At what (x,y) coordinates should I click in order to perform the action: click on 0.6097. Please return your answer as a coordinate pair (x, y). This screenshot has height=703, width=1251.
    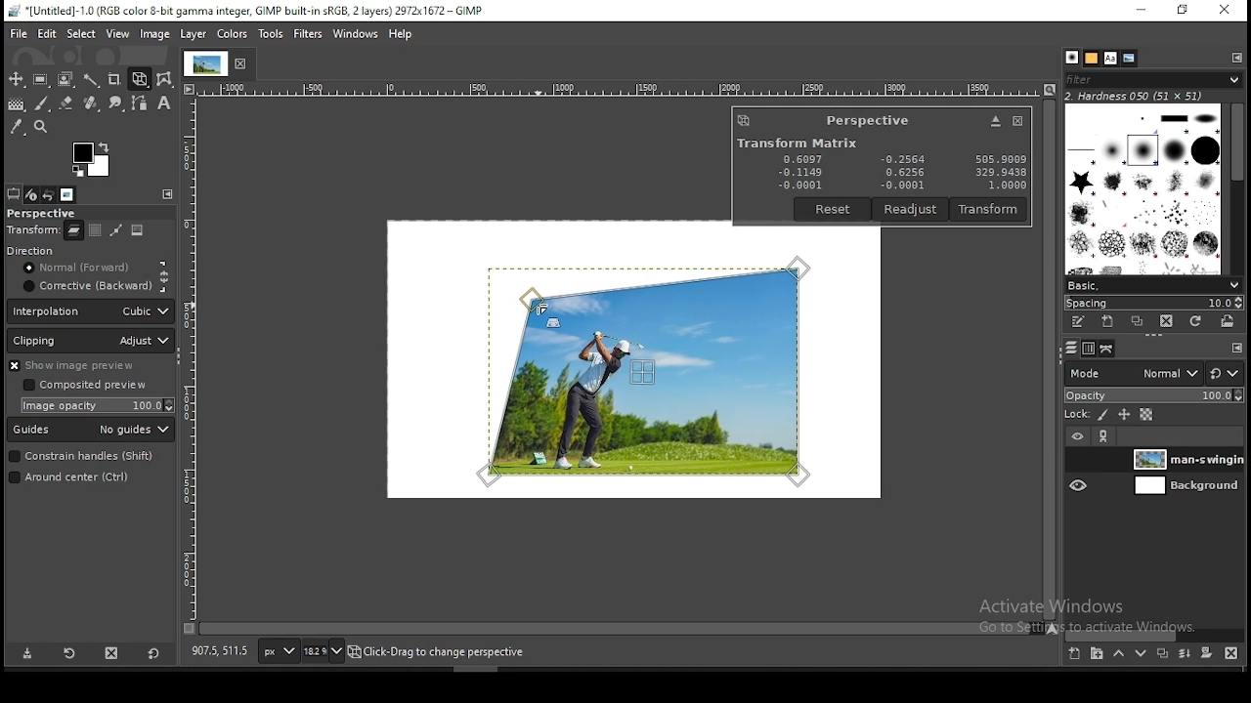
    Looking at the image, I should click on (804, 157).